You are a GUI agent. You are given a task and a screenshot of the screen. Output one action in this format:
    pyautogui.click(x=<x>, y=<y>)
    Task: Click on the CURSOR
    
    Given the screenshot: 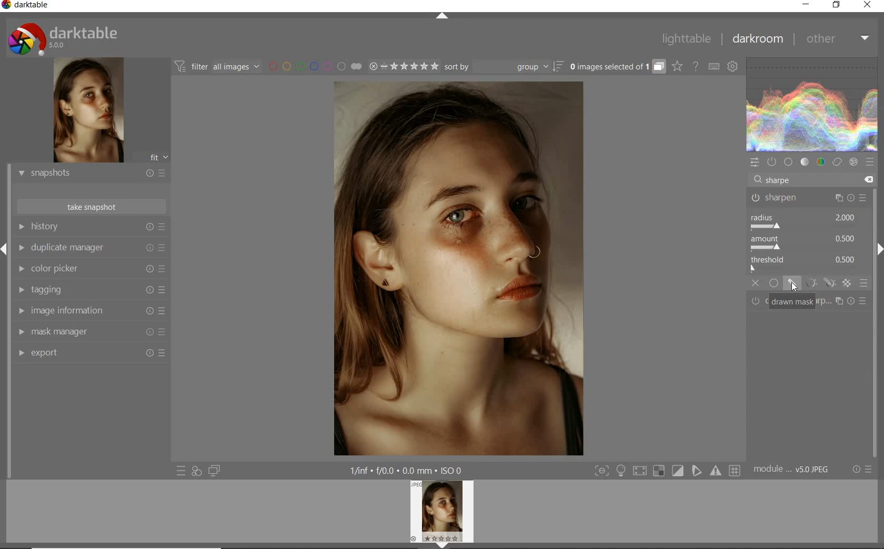 What is the action you would take?
    pyautogui.click(x=793, y=287)
    